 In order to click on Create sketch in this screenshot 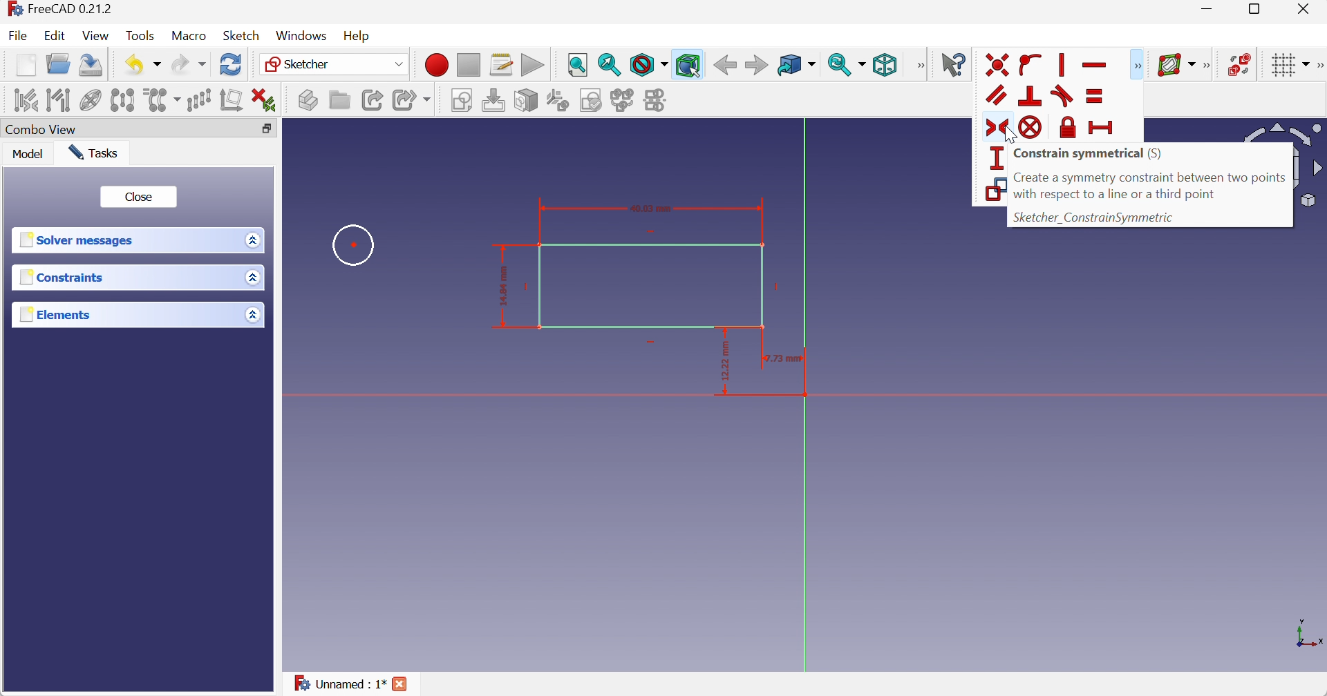, I will do `click(464, 101)`.